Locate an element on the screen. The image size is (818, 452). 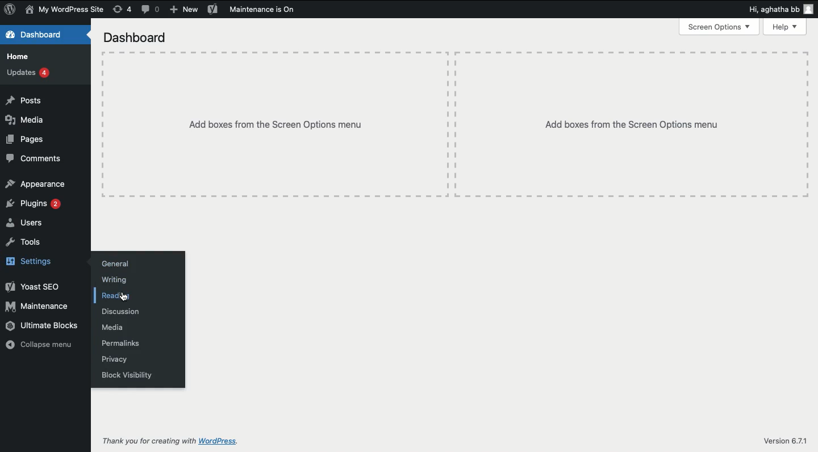
appearance  is located at coordinates (39, 184).